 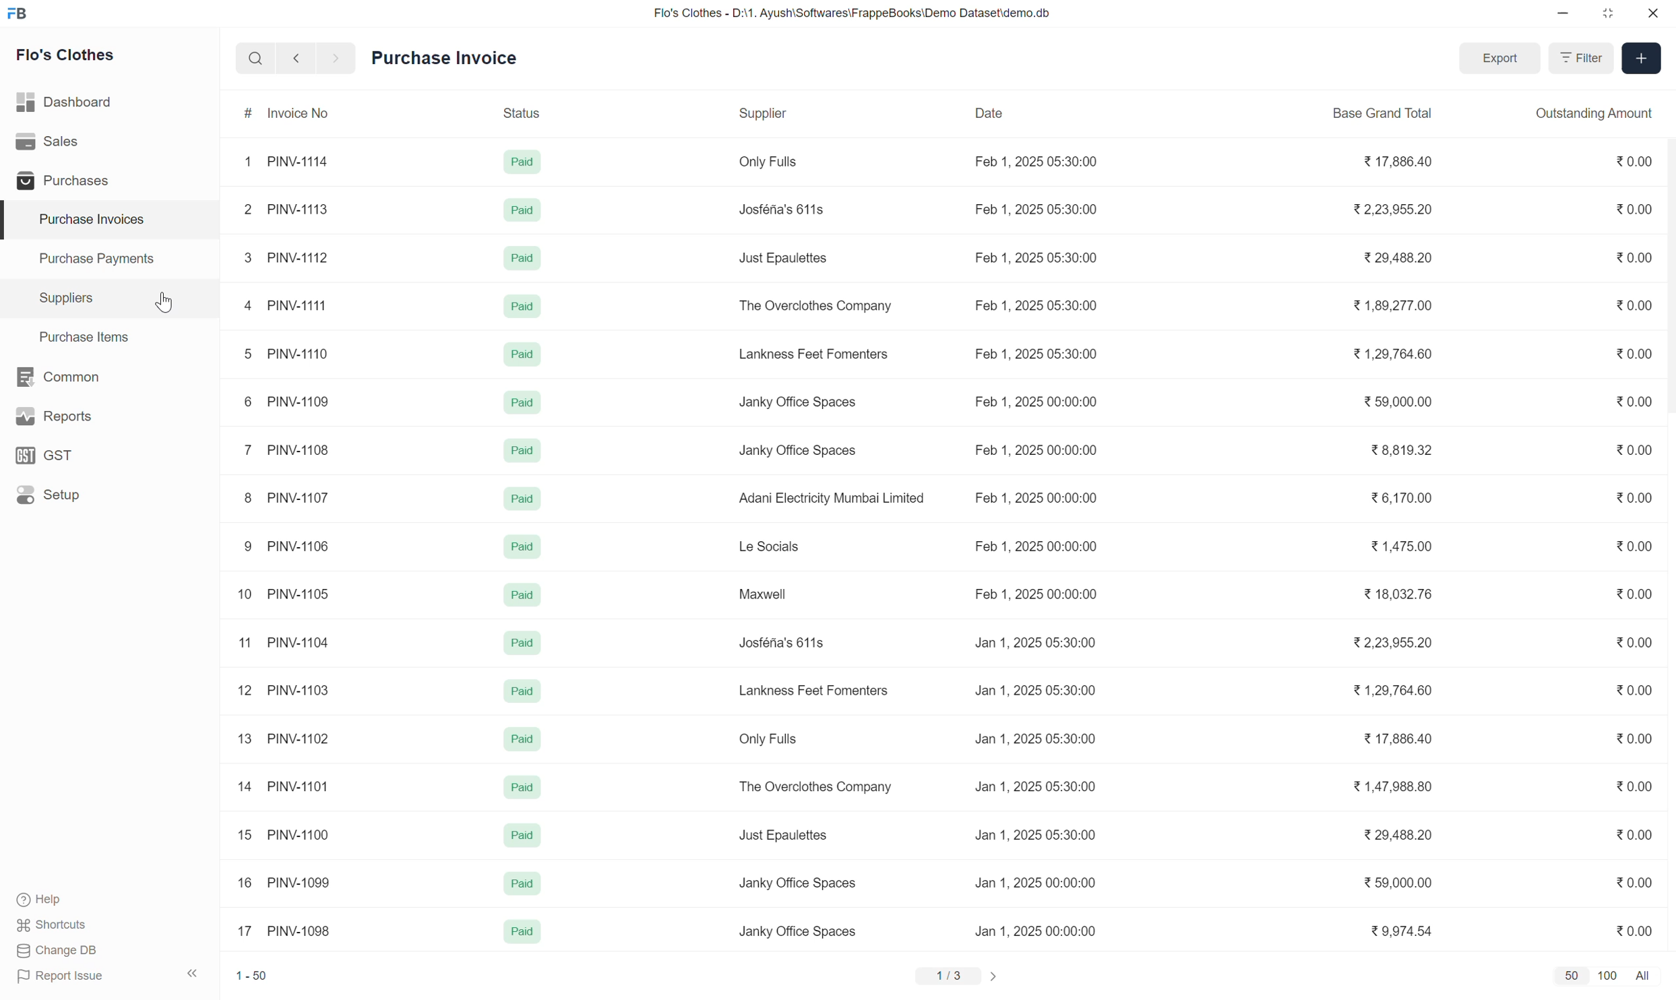 I want to click on 8.819.32, so click(x=1403, y=450).